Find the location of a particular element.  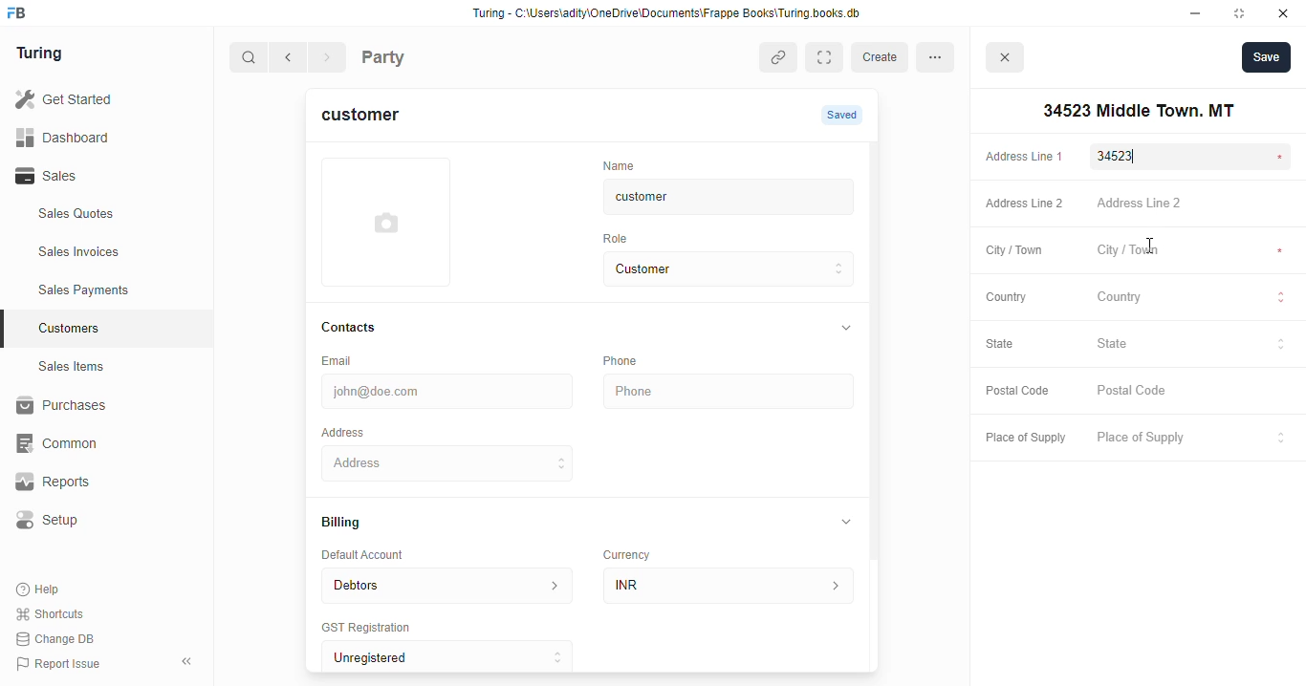

‘GST Registration is located at coordinates (373, 629).